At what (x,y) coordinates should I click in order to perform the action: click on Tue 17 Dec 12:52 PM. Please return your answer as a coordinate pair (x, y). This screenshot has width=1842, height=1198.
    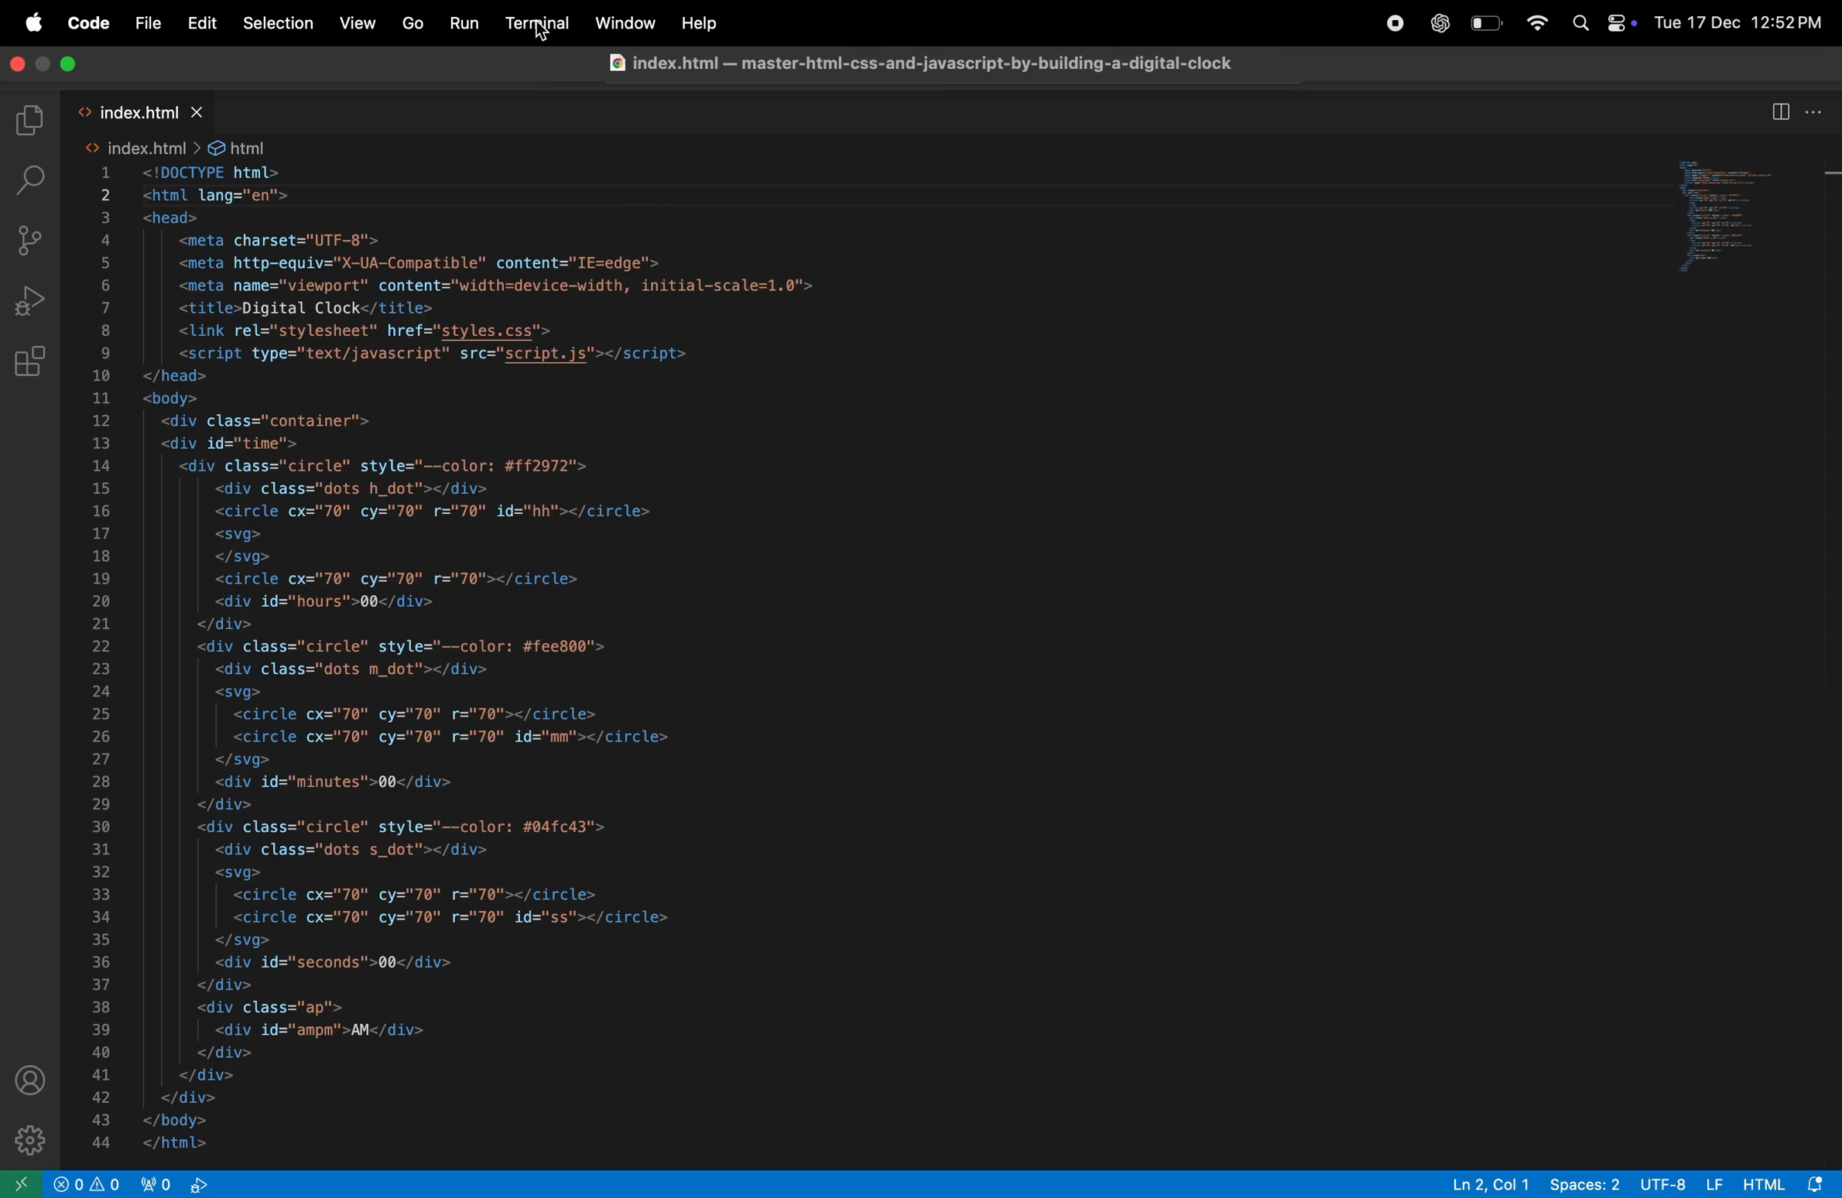
    Looking at the image, I should click on (1739, 19).